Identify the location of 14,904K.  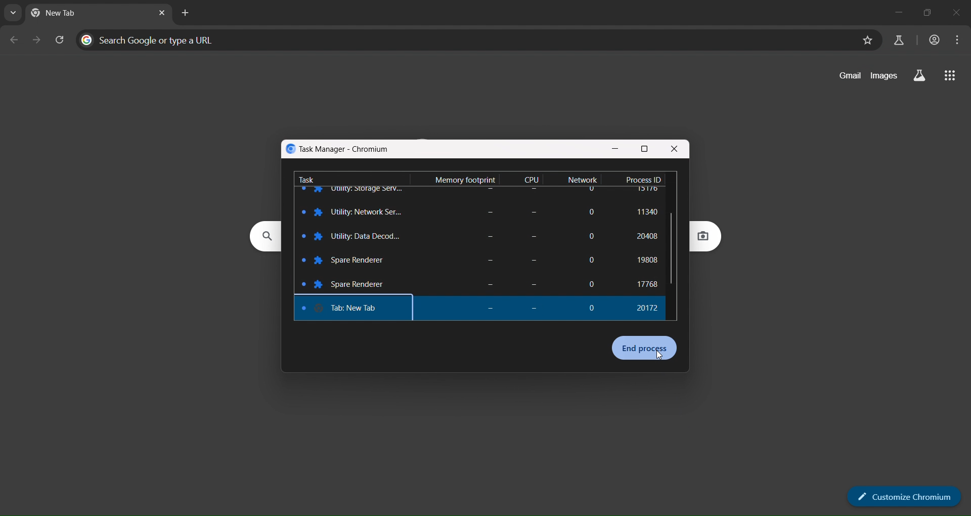
(480, 286).